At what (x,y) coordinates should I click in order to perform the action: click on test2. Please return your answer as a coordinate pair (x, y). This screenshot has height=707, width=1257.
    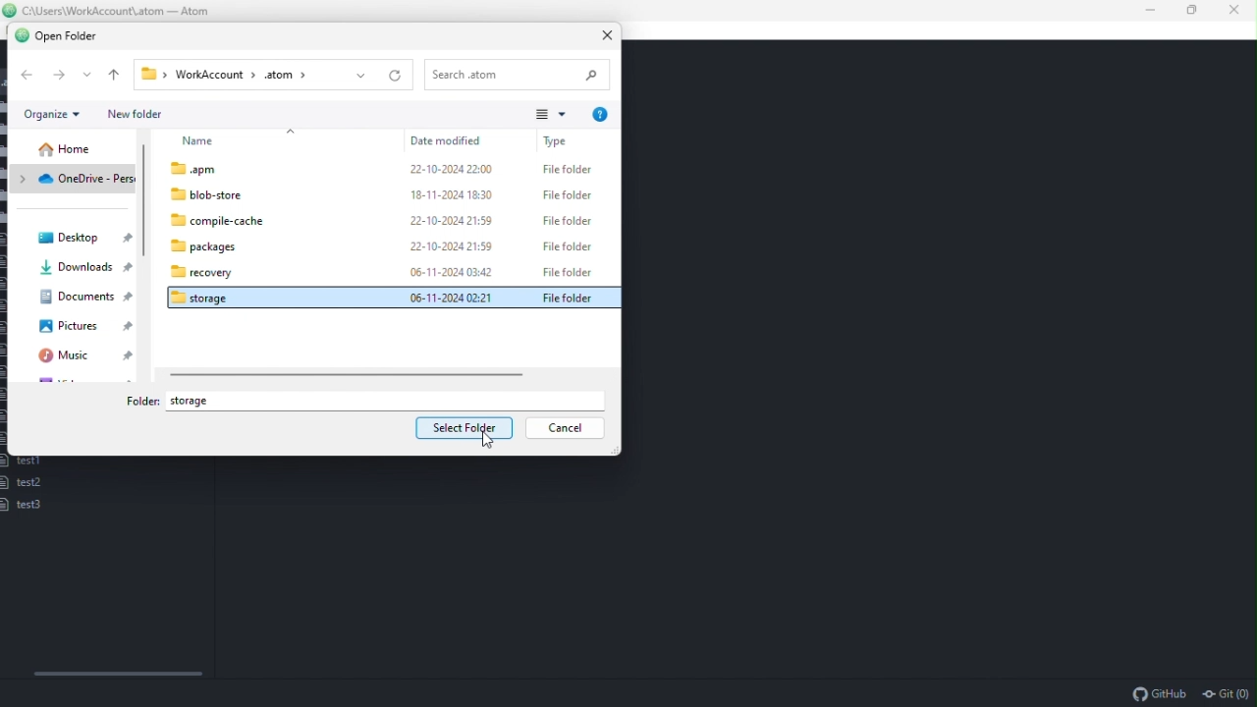
    Looking at the image, I should click on (24, 483).